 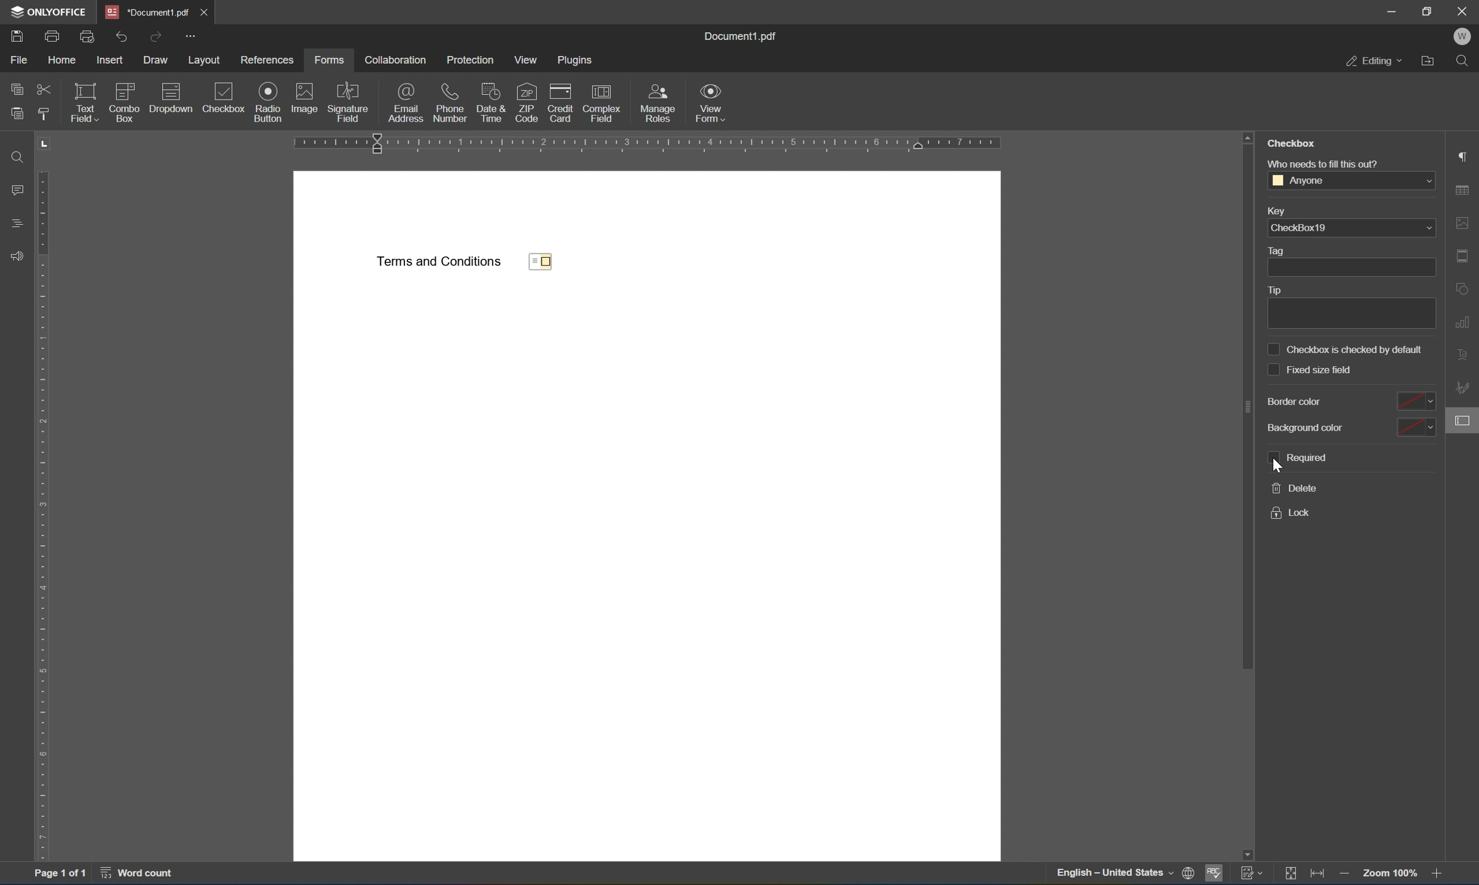 What do you see at coordinates (1431, 10) in the screenshot?
I see `restore down` at bounding box center [1431, 10].